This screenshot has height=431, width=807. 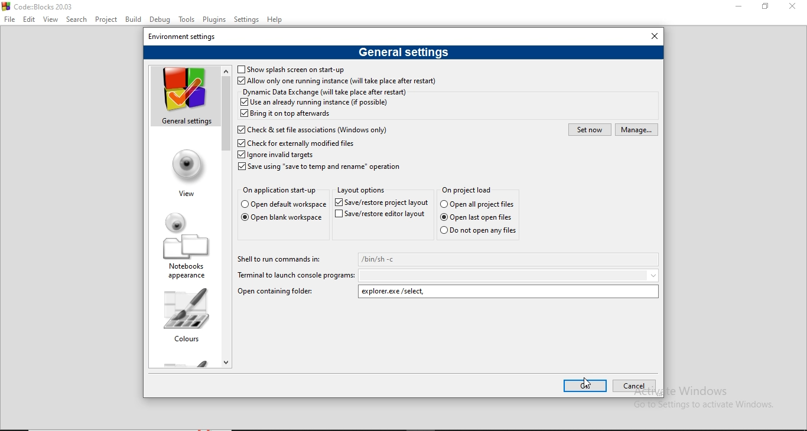 What do you see at coordinates (246, 19) in the screenshot?
I see `Settings ` at bounding box center [246, 19].